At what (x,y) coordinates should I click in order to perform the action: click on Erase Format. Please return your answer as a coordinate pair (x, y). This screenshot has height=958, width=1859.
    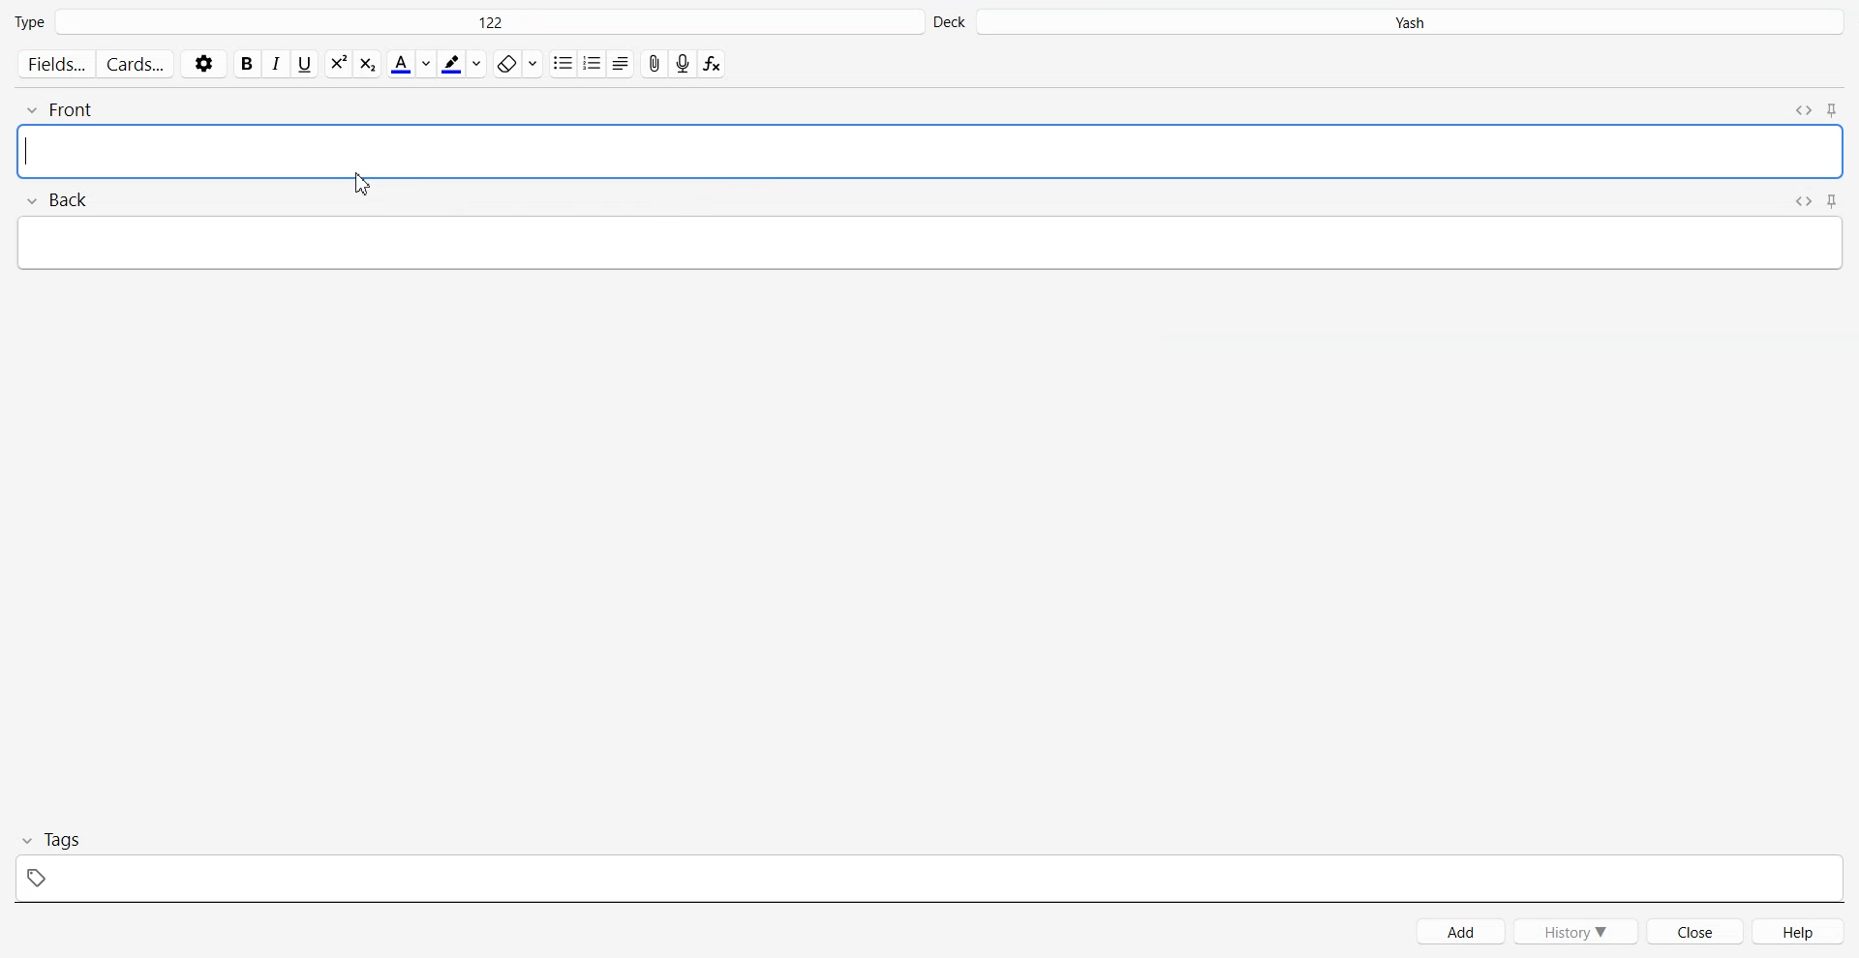
    Looking at the image, I should click on (515, 64).